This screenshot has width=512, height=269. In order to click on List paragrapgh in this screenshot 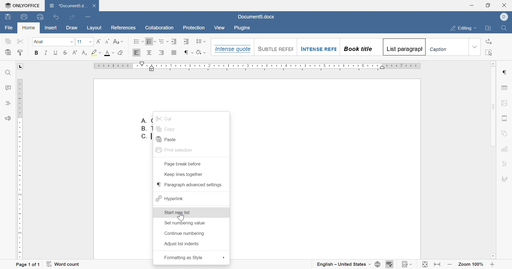, I will do `click(403, 47)`.